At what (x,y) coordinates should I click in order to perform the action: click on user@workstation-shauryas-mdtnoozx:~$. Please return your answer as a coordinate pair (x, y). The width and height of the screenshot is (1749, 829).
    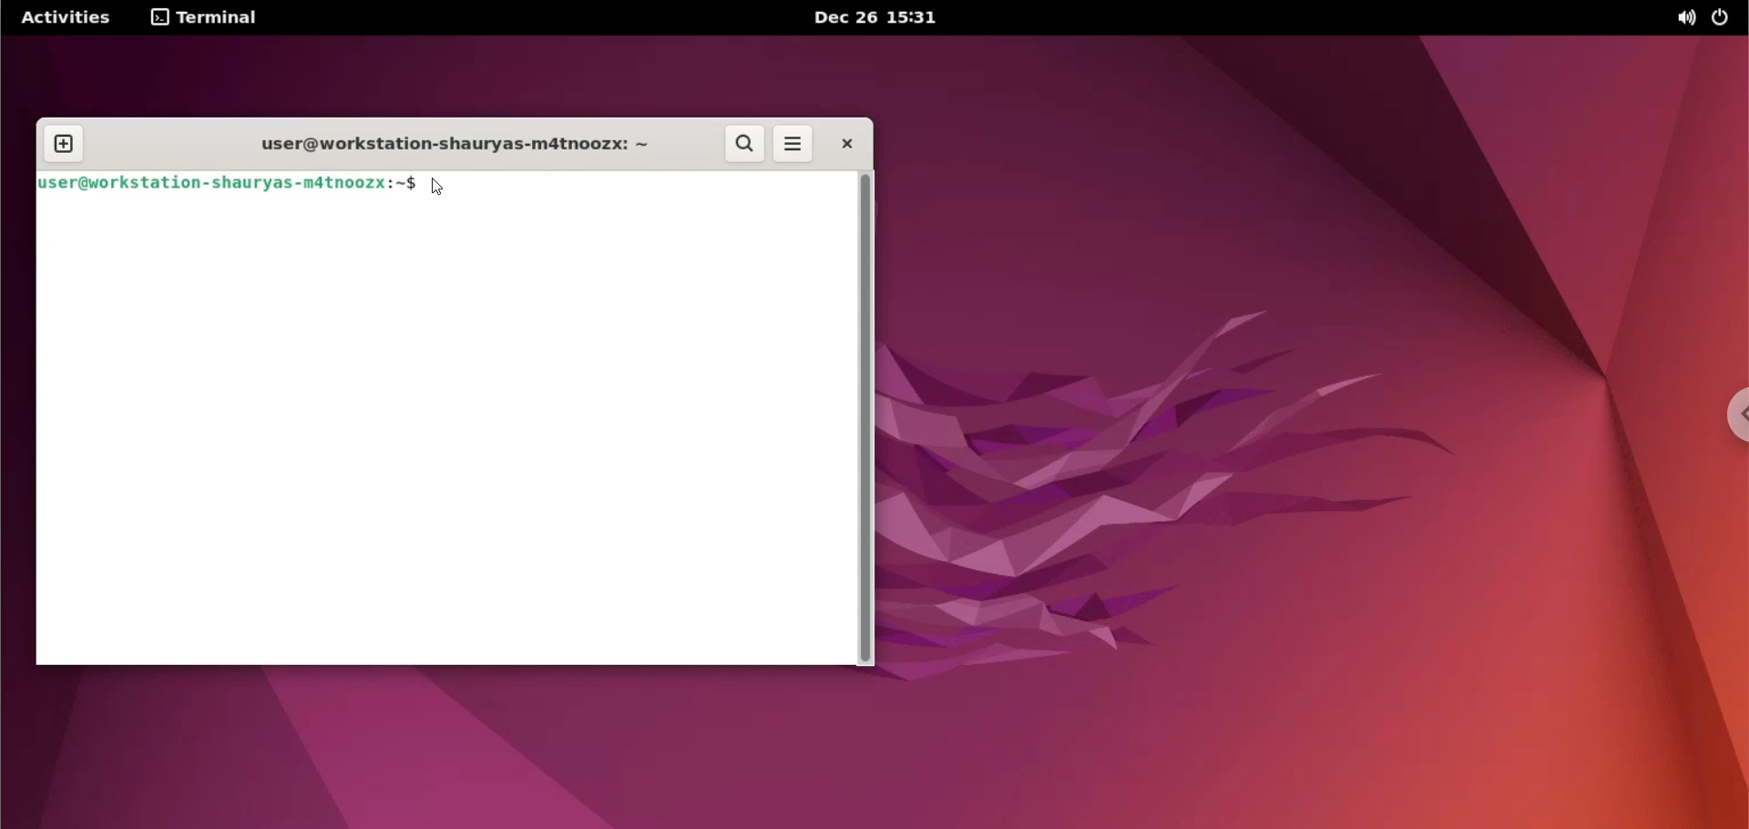
    Looking at the image, I should click on (227, 184).